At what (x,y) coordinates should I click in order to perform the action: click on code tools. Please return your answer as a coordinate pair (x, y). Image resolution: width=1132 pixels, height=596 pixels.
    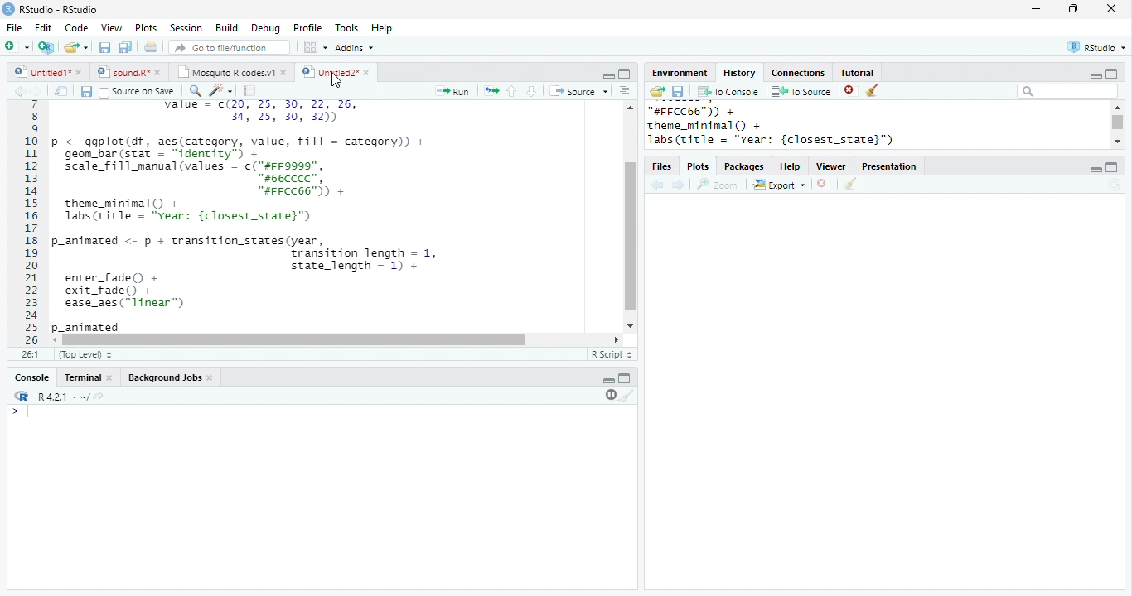
    Looking at the image, I should click on (220, 90).